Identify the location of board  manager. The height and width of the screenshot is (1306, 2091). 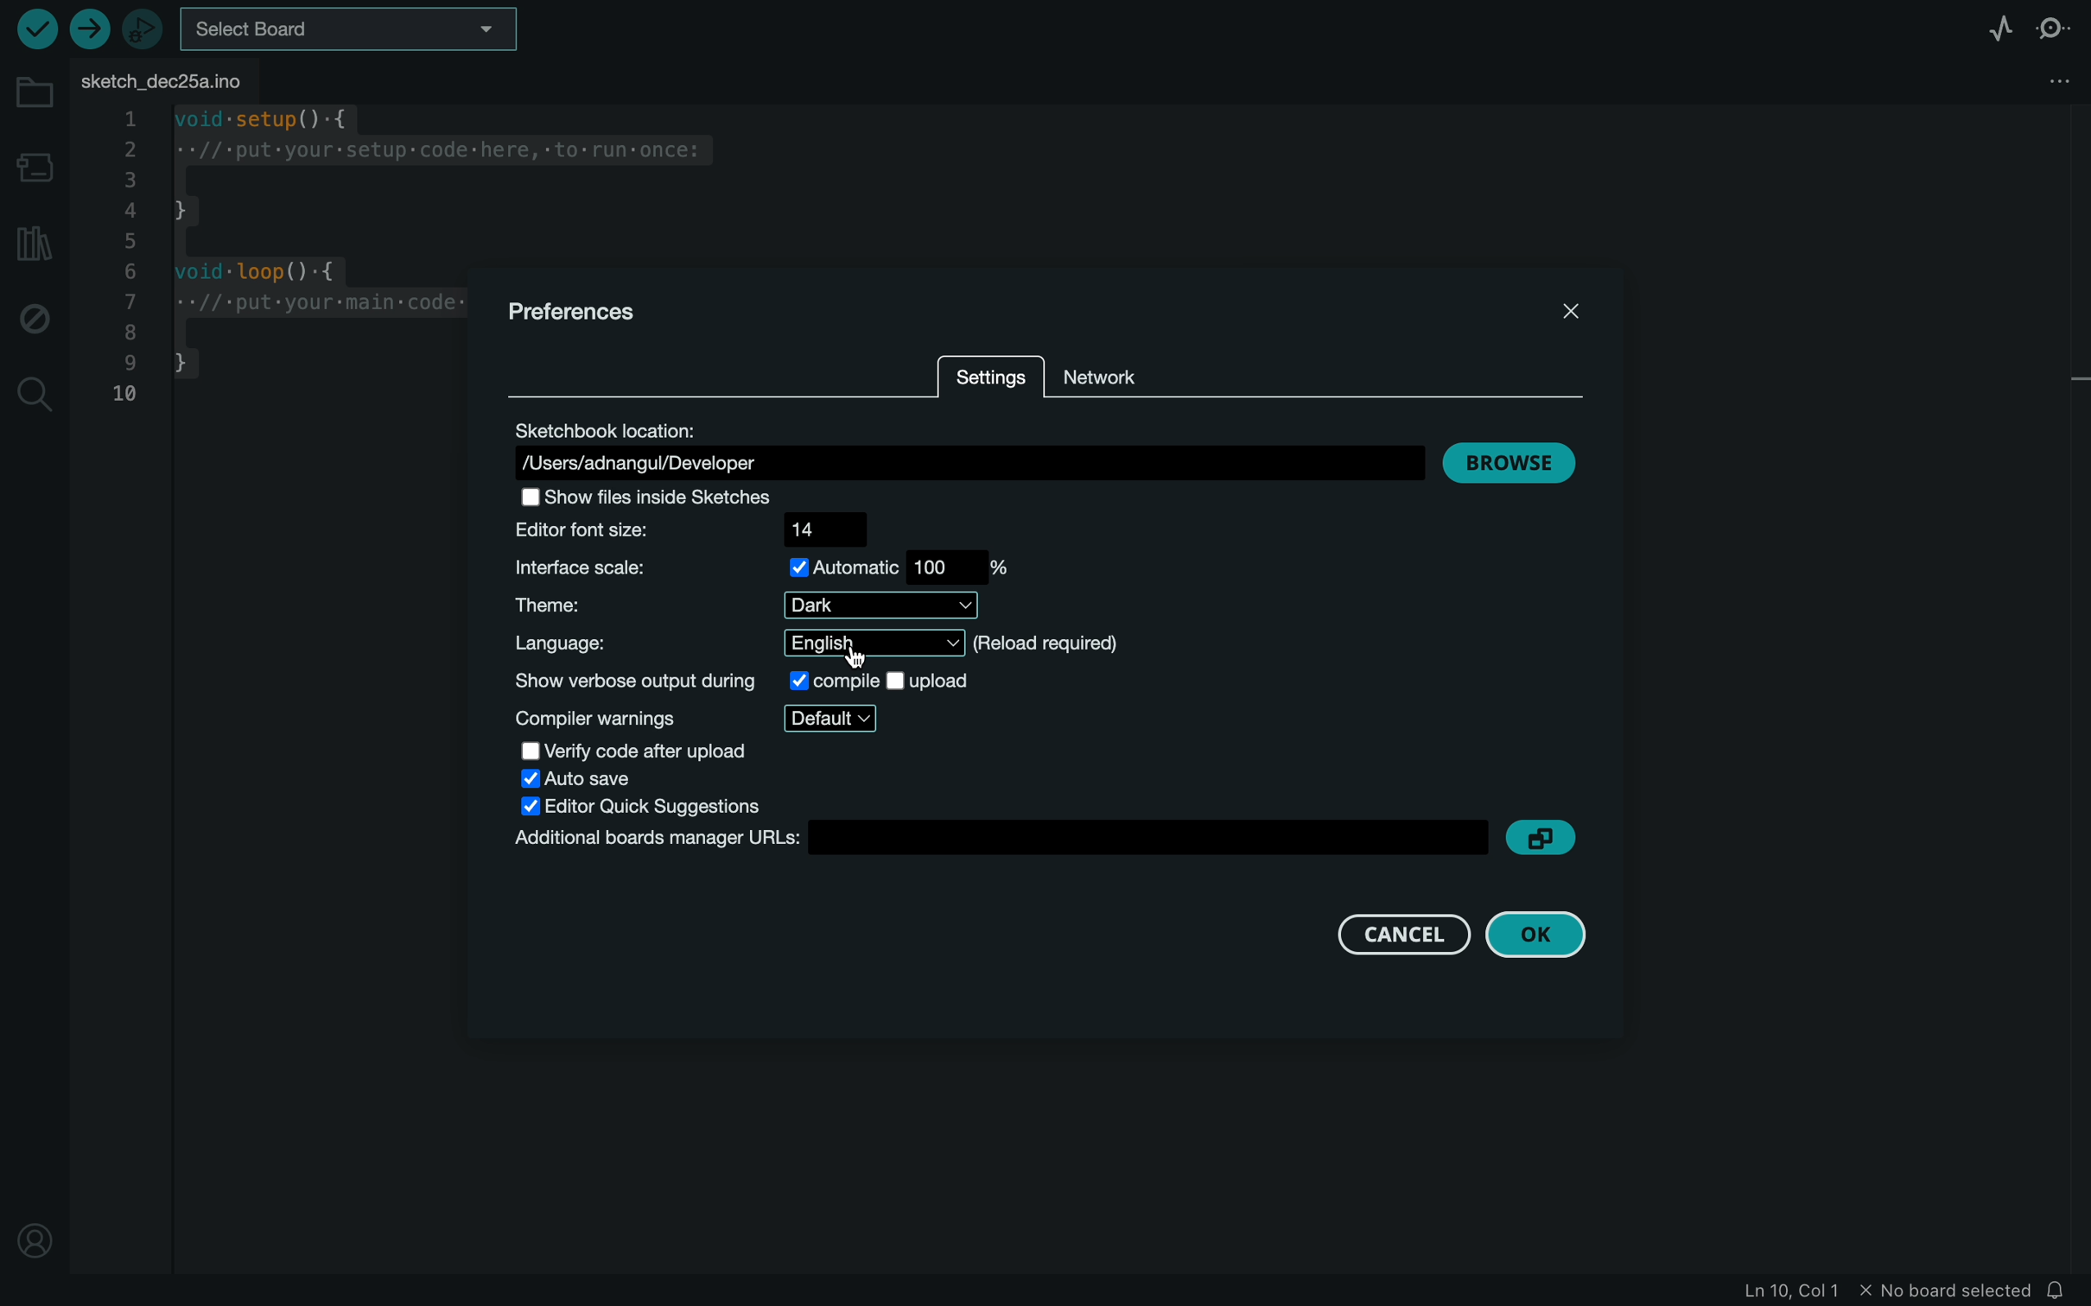
(35, 168).